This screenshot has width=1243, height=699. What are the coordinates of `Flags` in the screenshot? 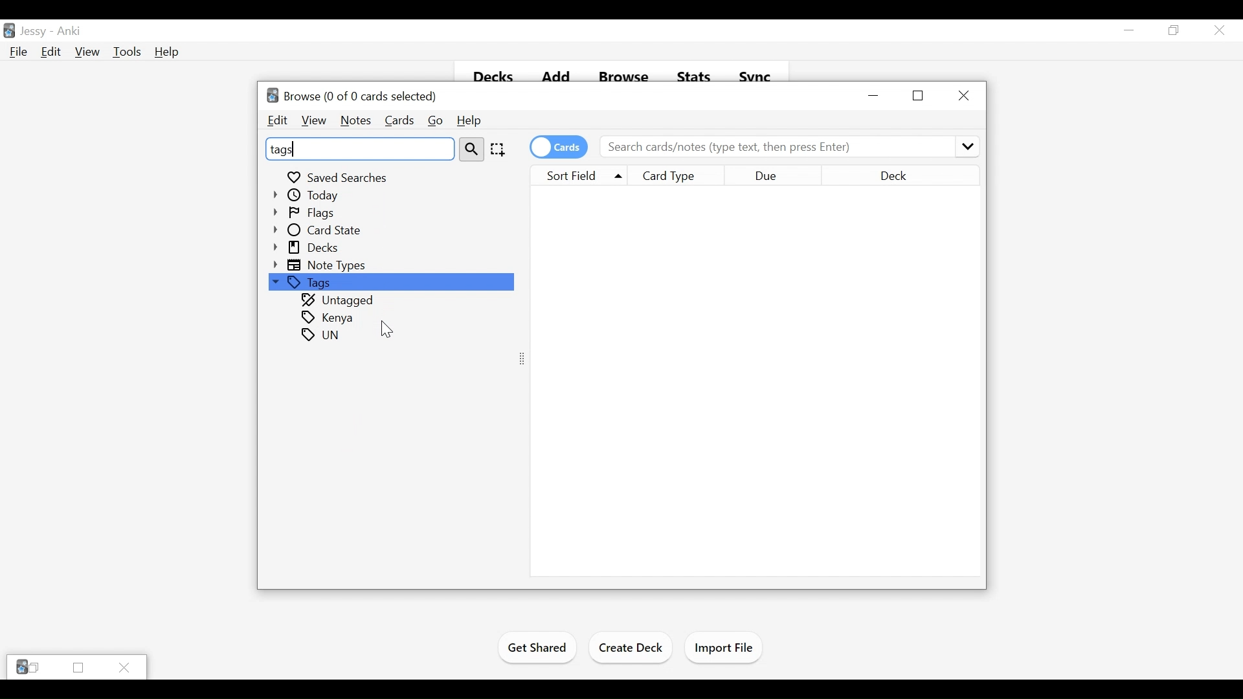 It's located at (308, 213).